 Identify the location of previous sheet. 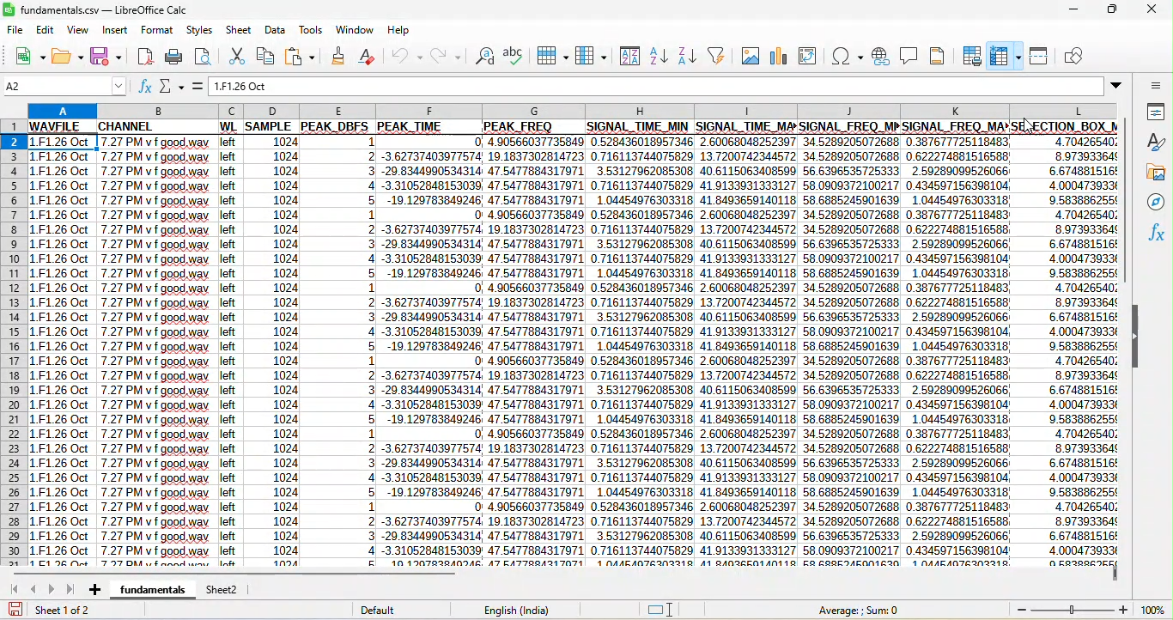
(47, 879).